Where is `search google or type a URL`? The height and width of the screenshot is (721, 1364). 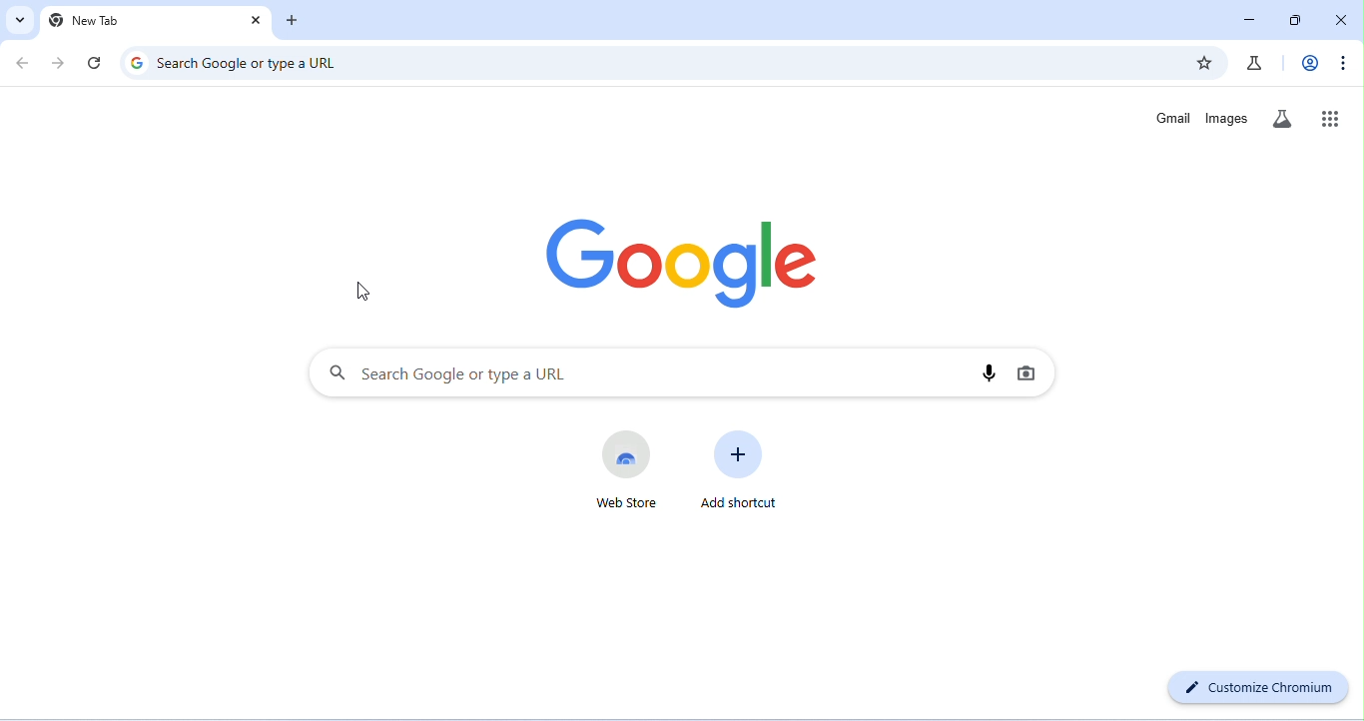
search google or type a URL is located at coordinates (234, 63).